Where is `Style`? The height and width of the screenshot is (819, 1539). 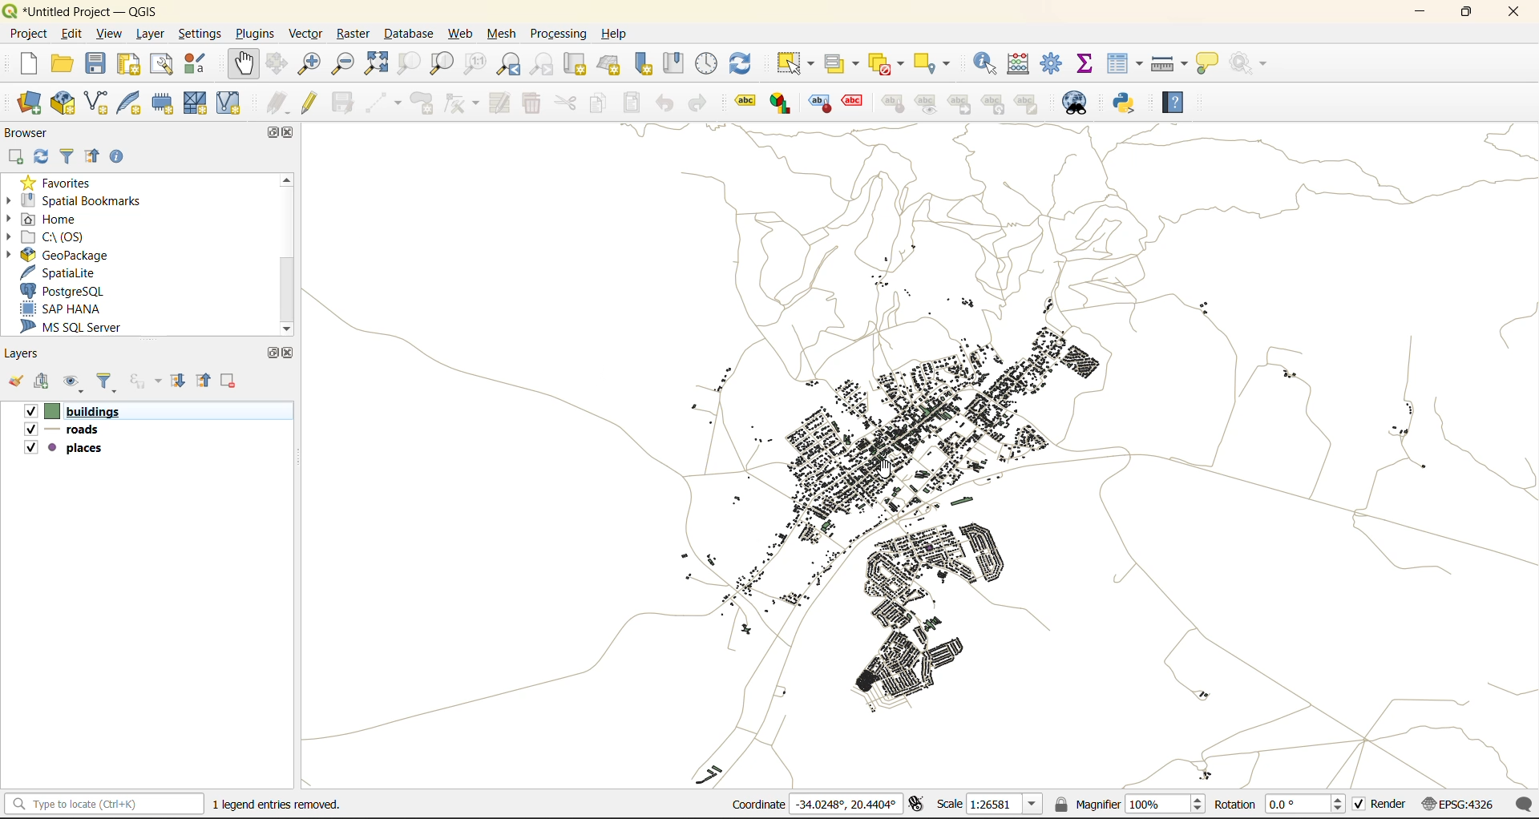
Style is located at coordinates (819, 103).